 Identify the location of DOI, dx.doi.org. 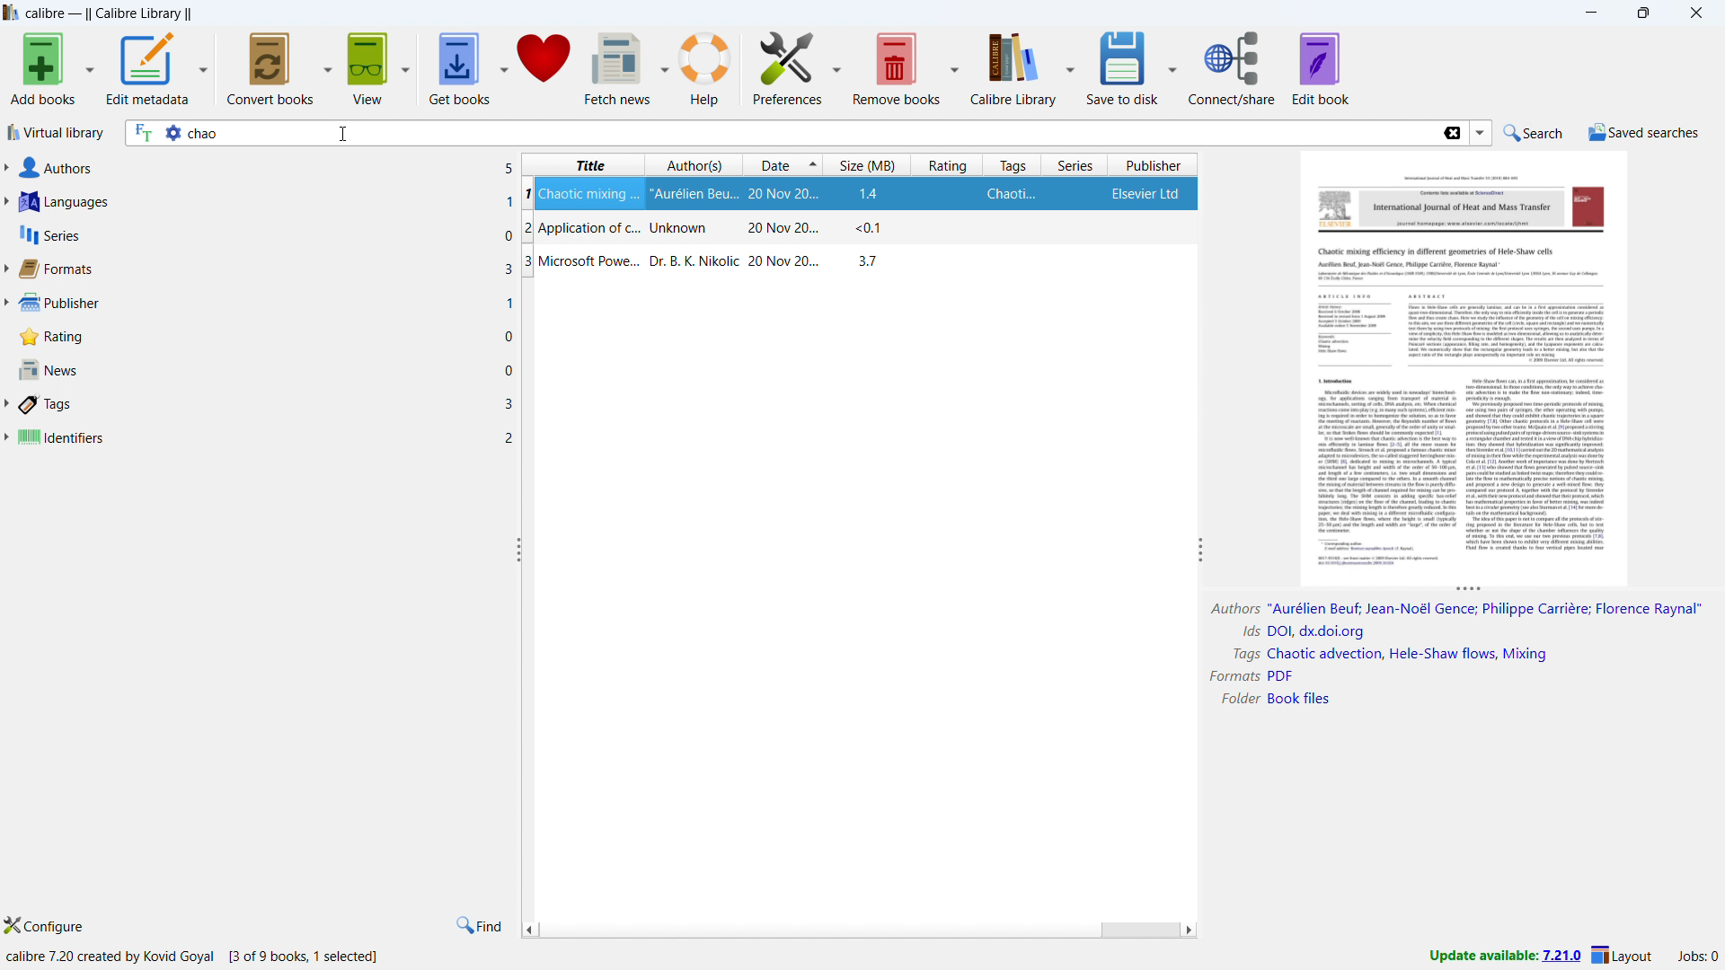
(1316, 631).